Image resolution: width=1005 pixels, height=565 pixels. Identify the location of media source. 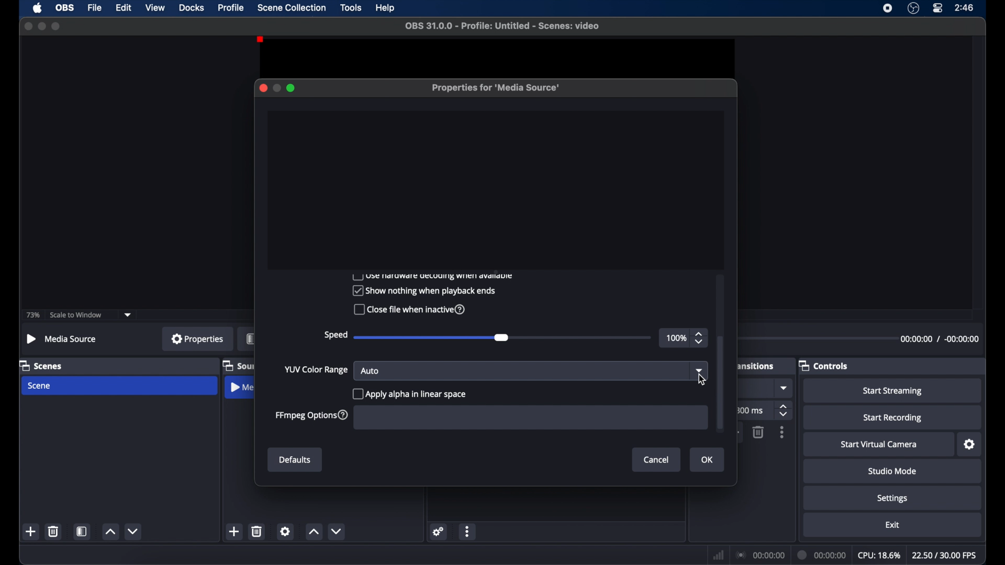
(61, 338).